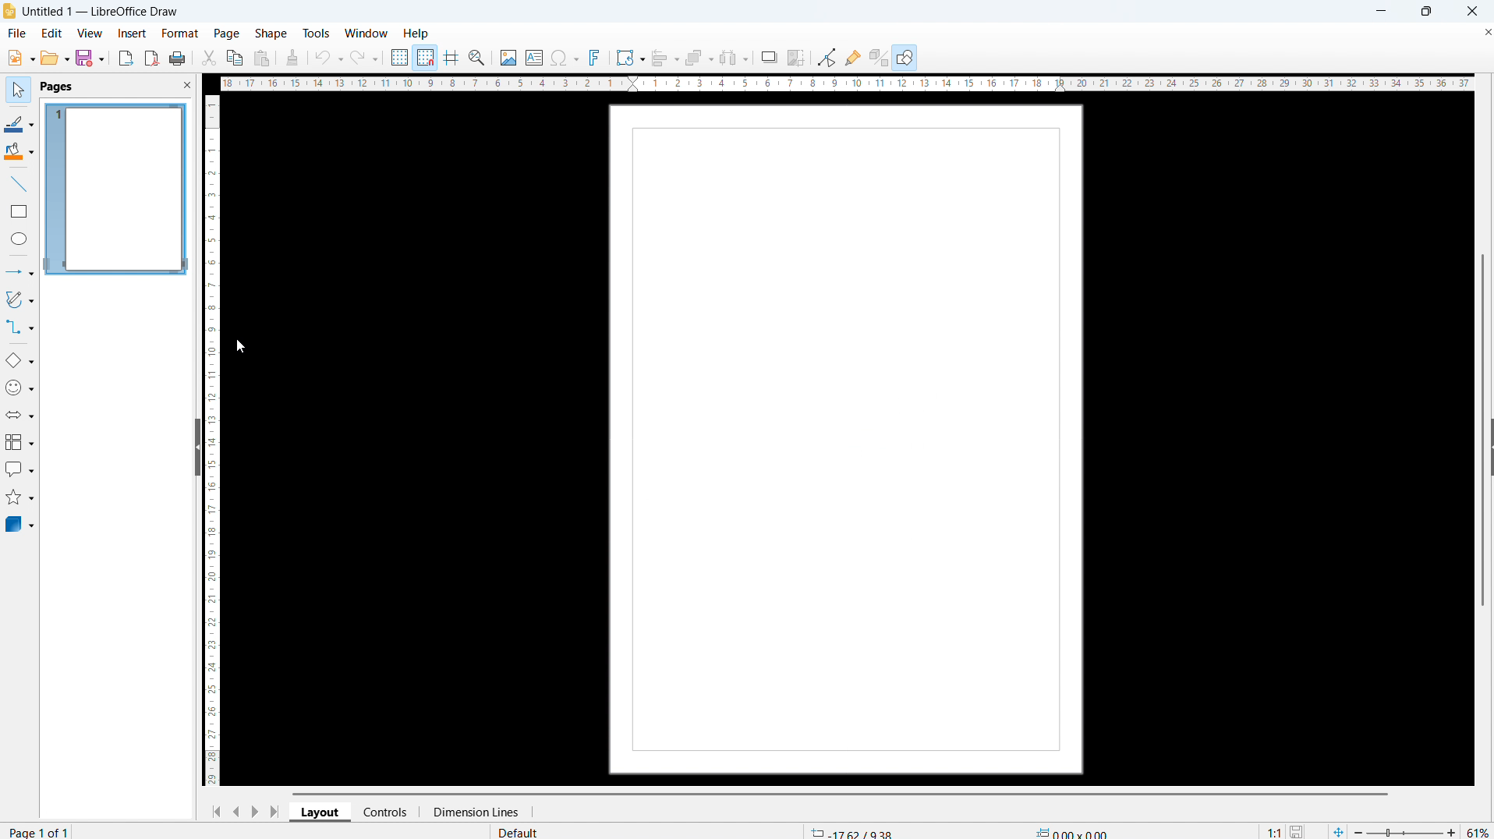 The width and height of the screenshot is (1494, 839). What do you see at coordinates (180, 34) in the screenshot?
I see `format` at bounding box center [180, 34].